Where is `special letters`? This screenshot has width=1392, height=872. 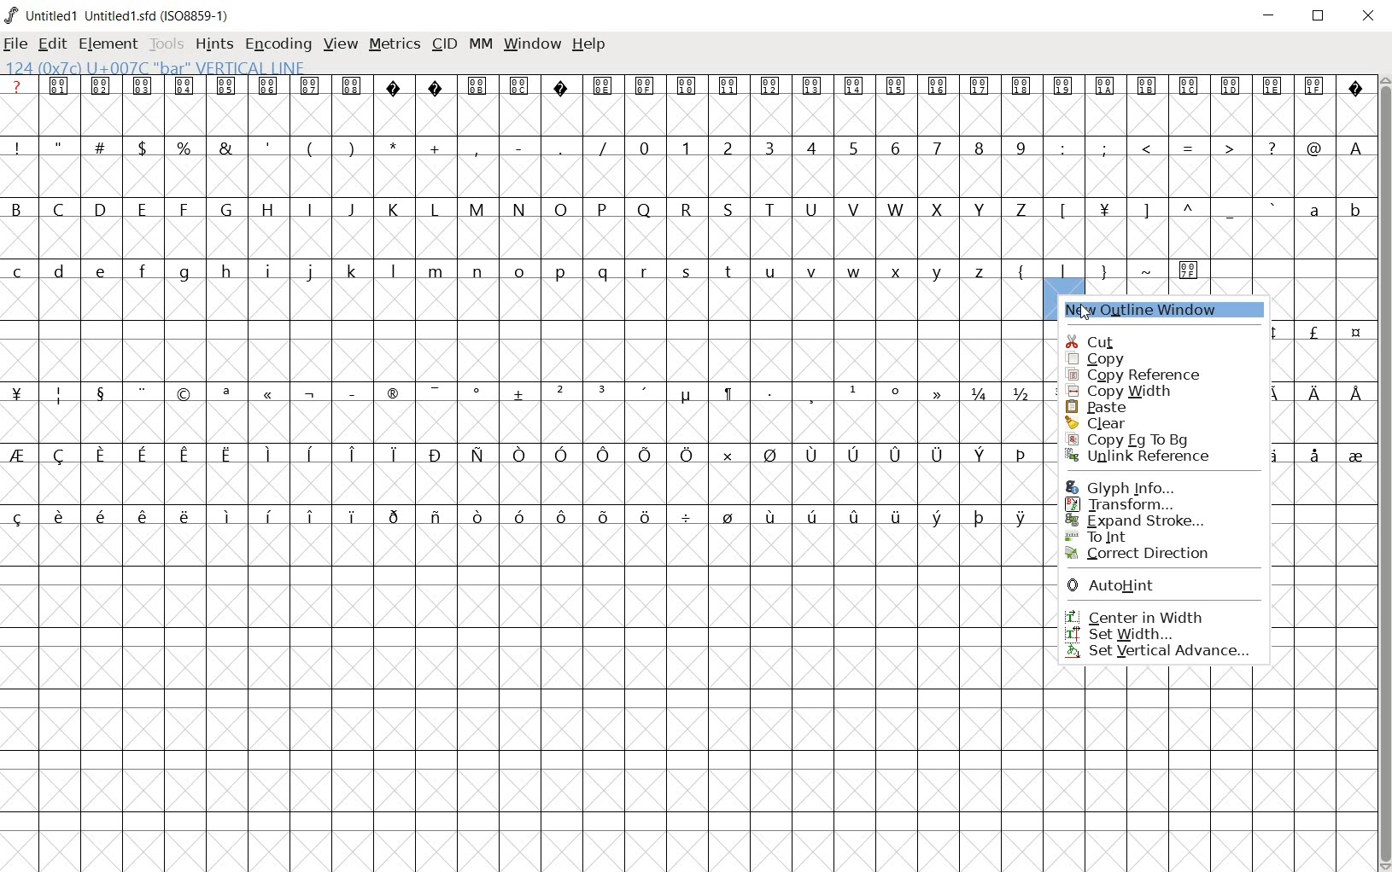
special letters is located at coordinates (523, 453).